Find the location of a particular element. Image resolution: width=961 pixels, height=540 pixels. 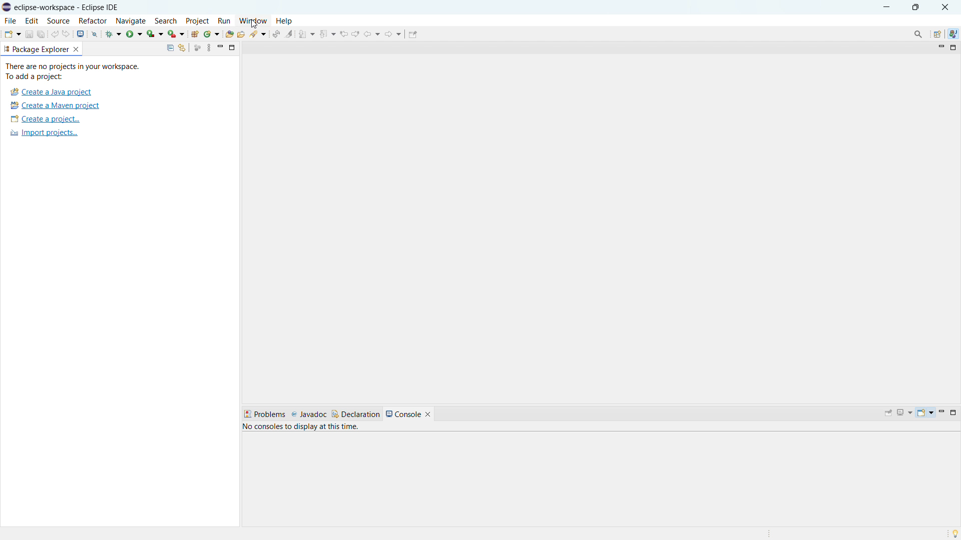

save all is located at coordinates (41, 34).